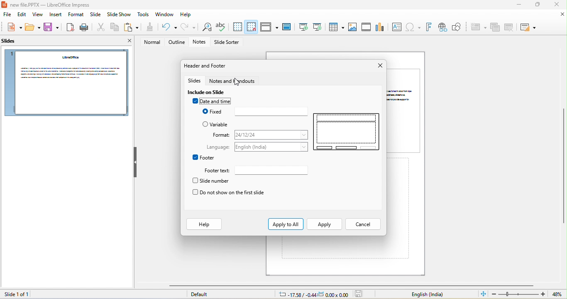 The width and height of the screenshot is (567, 299). I want to click on slides, so click(12, 43).